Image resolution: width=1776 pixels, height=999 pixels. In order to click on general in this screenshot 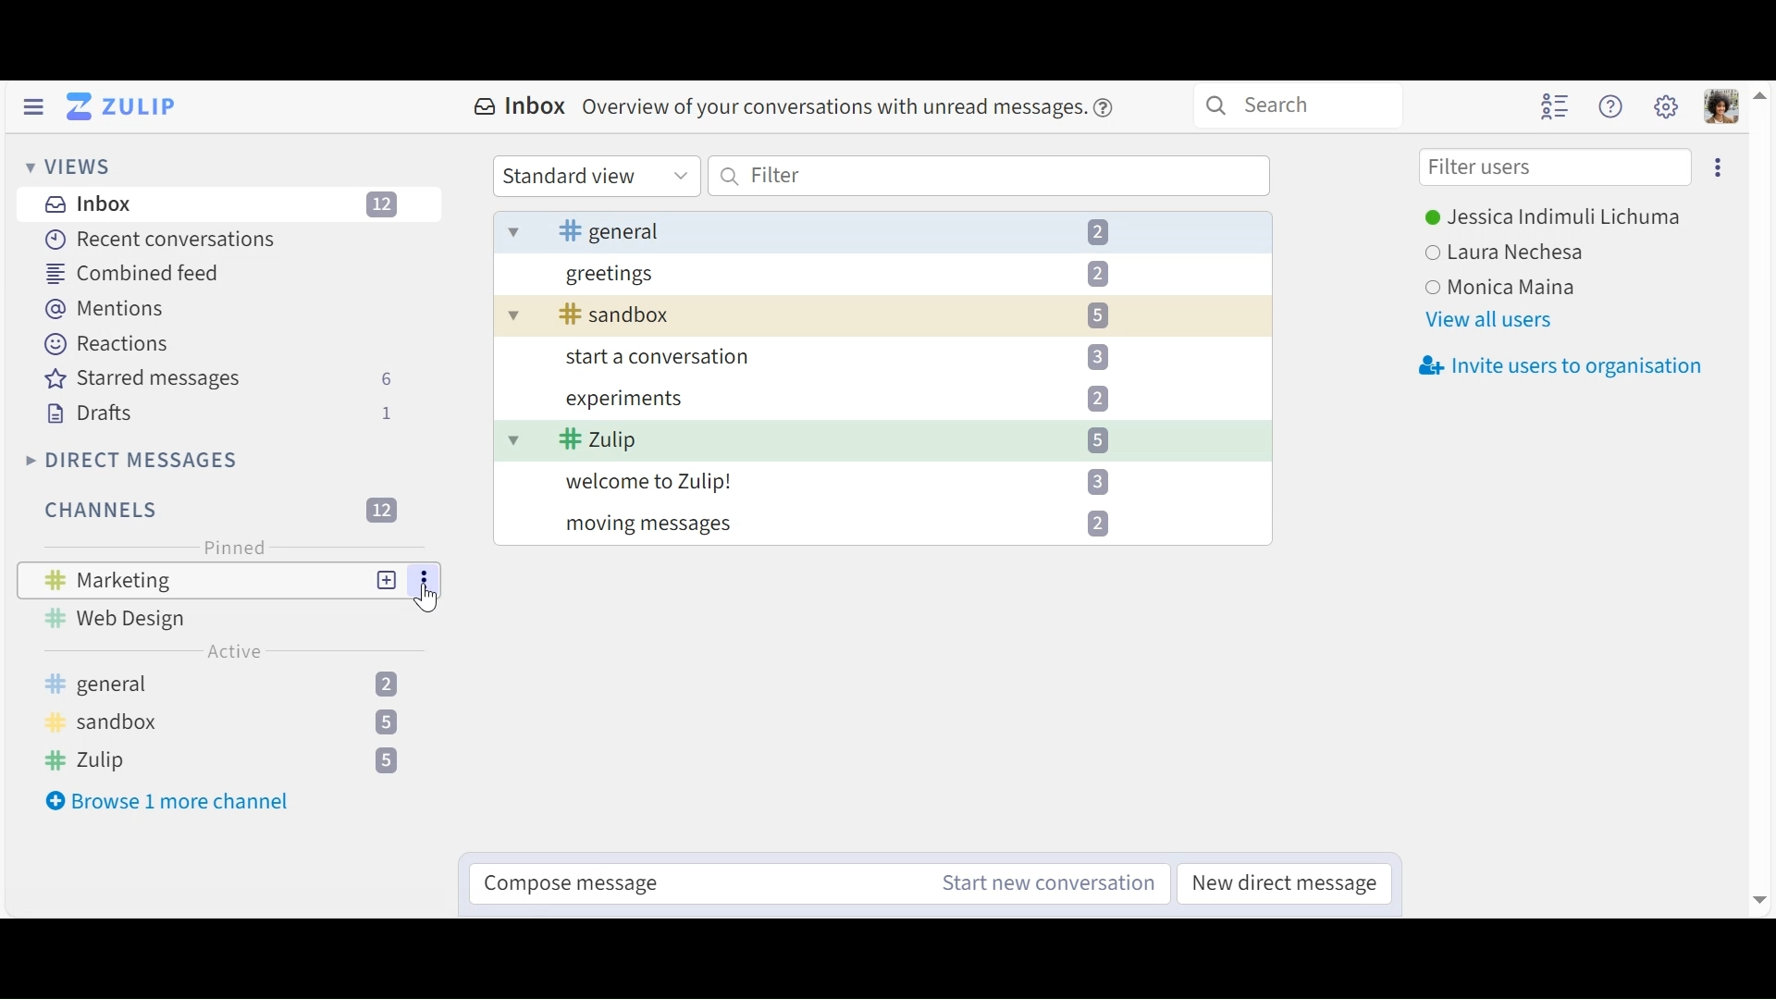, I will do `click(880, 234)`.